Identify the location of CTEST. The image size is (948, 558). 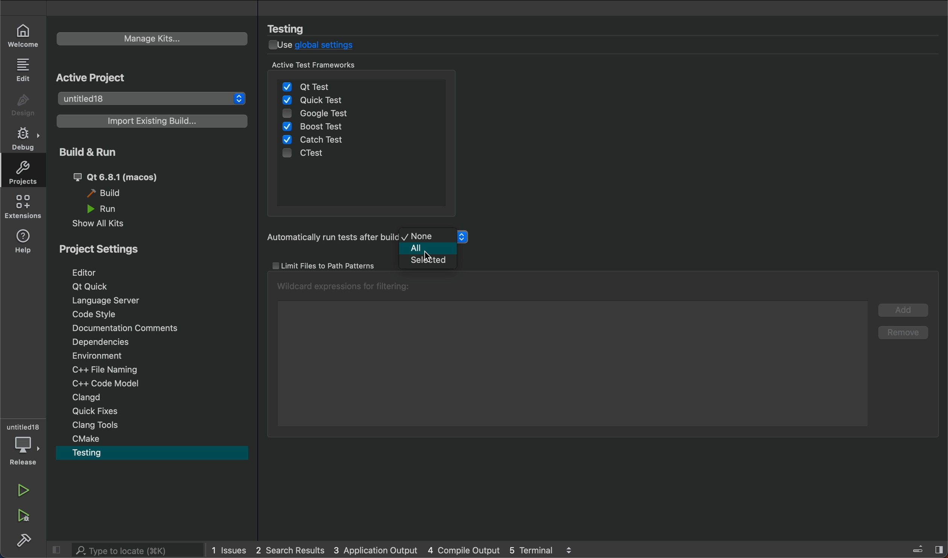
(311, 155).